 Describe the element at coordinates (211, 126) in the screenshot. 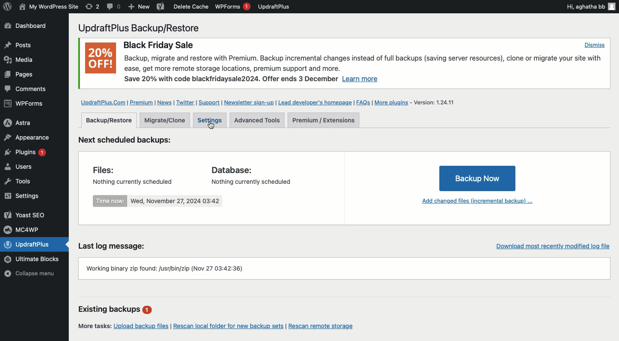

I see `Cursor` at that location.